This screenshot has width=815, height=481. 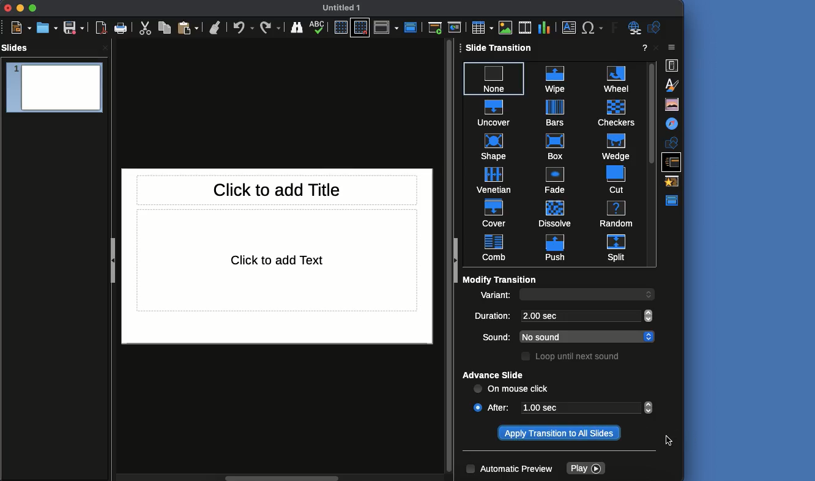 I want to click on Master view, so click(x=412, y=26).